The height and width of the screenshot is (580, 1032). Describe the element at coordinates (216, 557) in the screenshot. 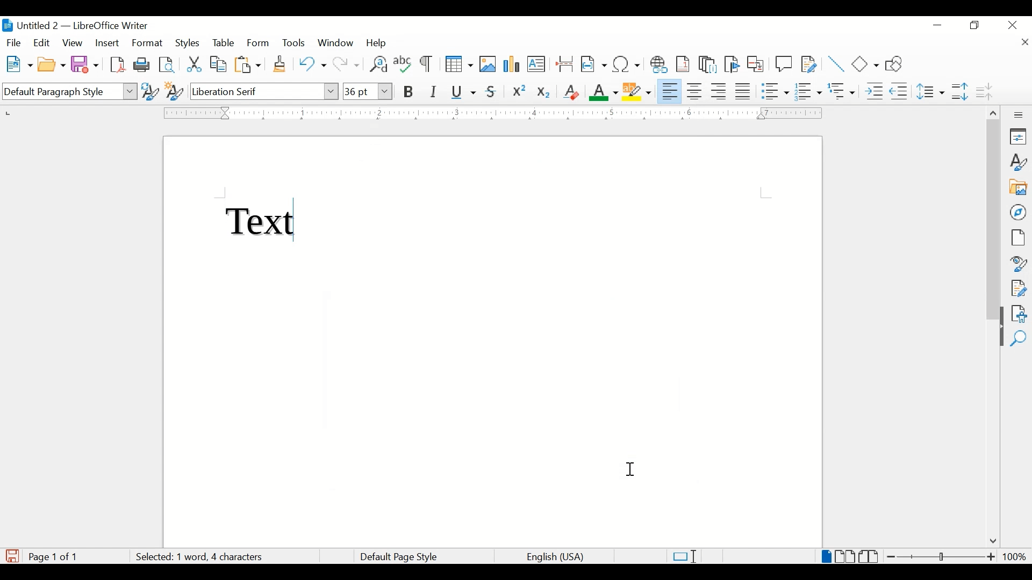

I see `word count` at that location.